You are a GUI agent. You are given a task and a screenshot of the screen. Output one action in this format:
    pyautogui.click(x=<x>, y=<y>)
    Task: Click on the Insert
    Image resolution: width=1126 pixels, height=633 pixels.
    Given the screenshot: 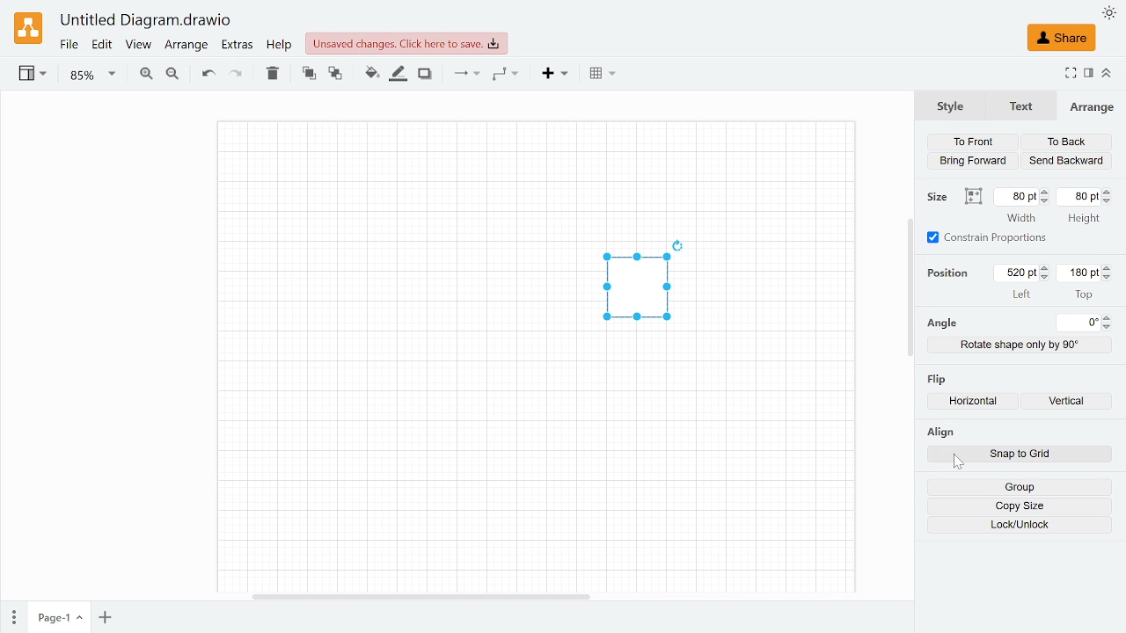 What is the action you would take?
    pyautogui.click(x=557, y=75)
    